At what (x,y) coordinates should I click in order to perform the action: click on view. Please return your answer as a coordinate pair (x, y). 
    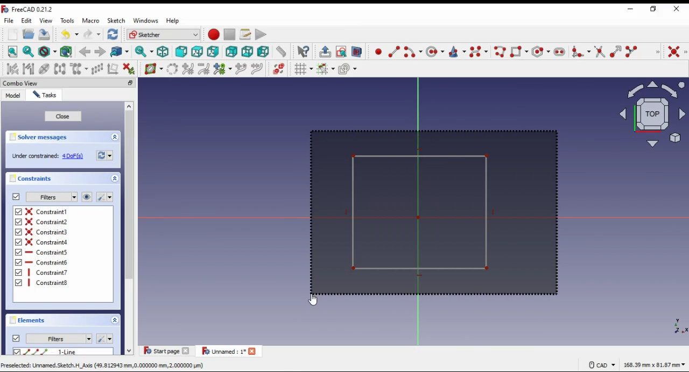
    Looking at the image, I should click on (47, 20).